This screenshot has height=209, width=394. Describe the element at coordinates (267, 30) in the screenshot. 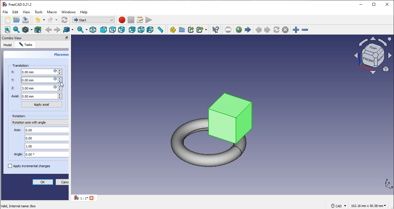

I see `next page` at that location.